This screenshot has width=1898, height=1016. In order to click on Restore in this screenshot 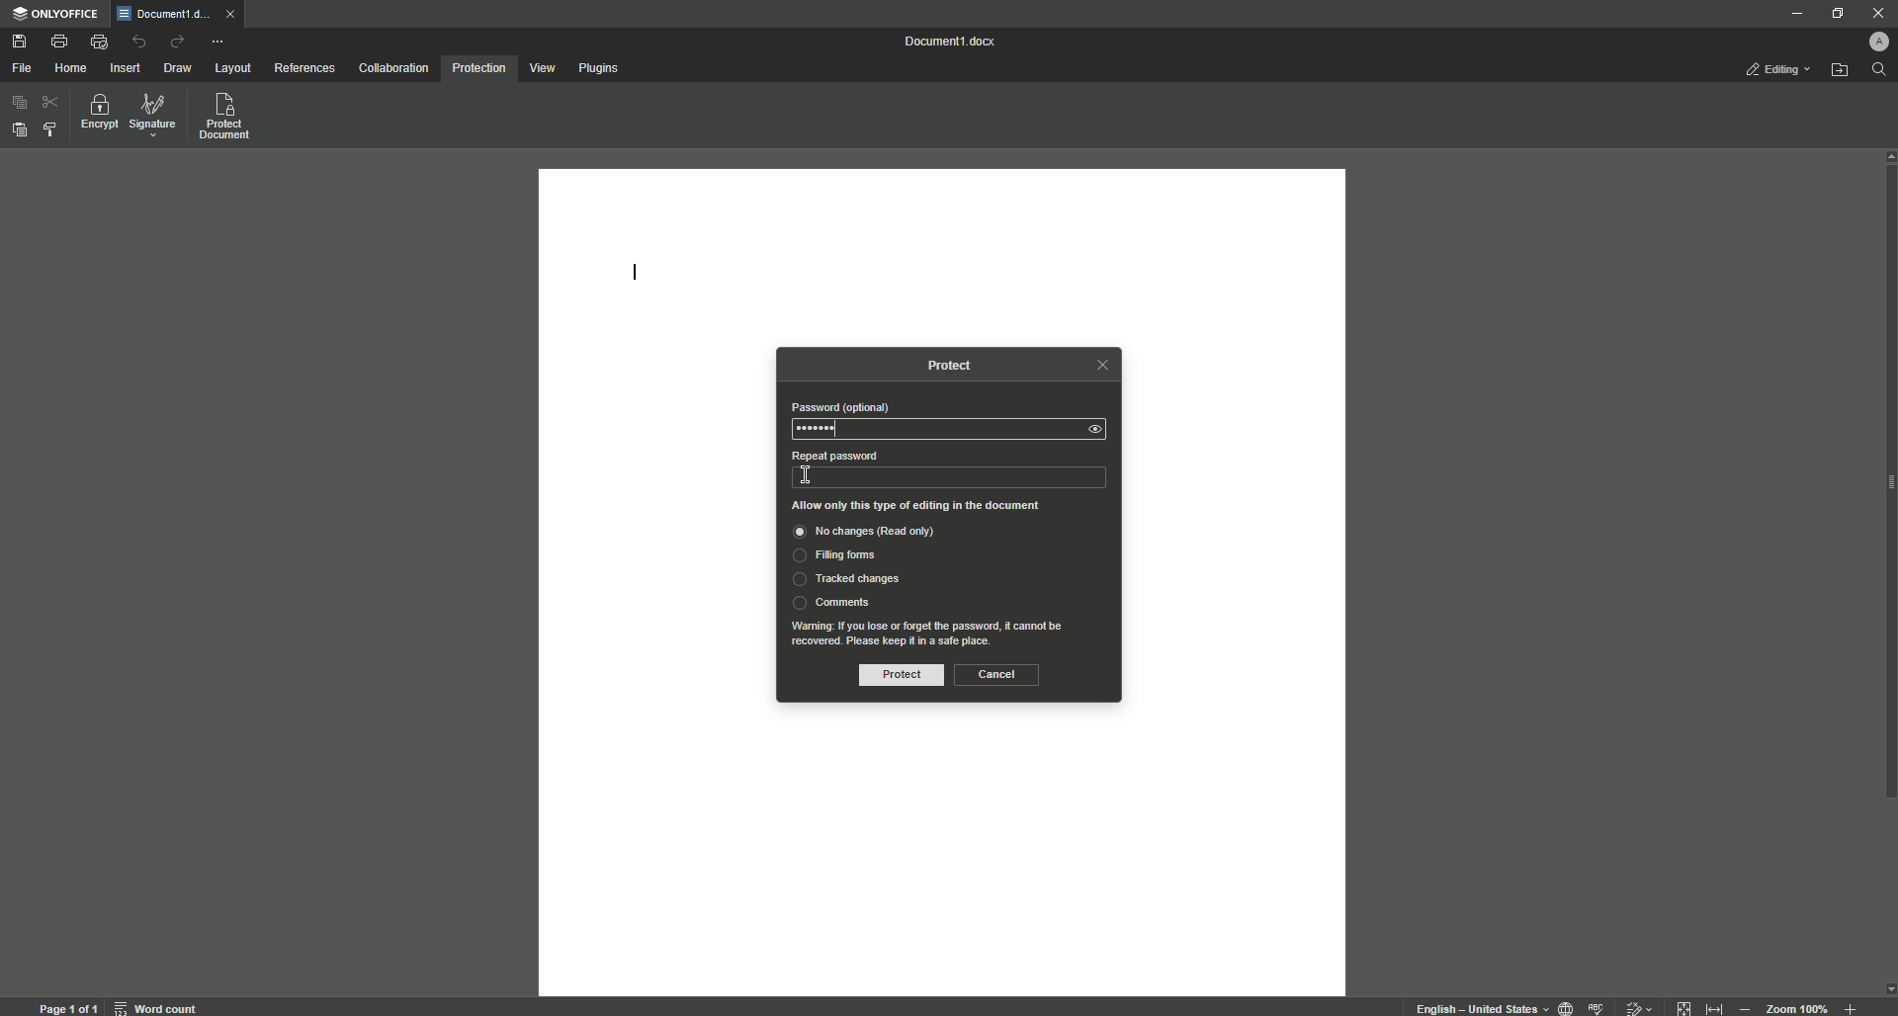, I will do `click(1834, 13)`.